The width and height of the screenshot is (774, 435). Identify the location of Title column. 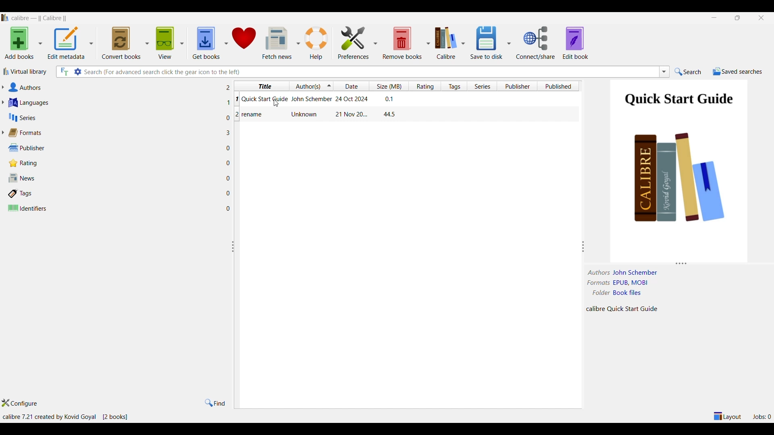
(262, 86).